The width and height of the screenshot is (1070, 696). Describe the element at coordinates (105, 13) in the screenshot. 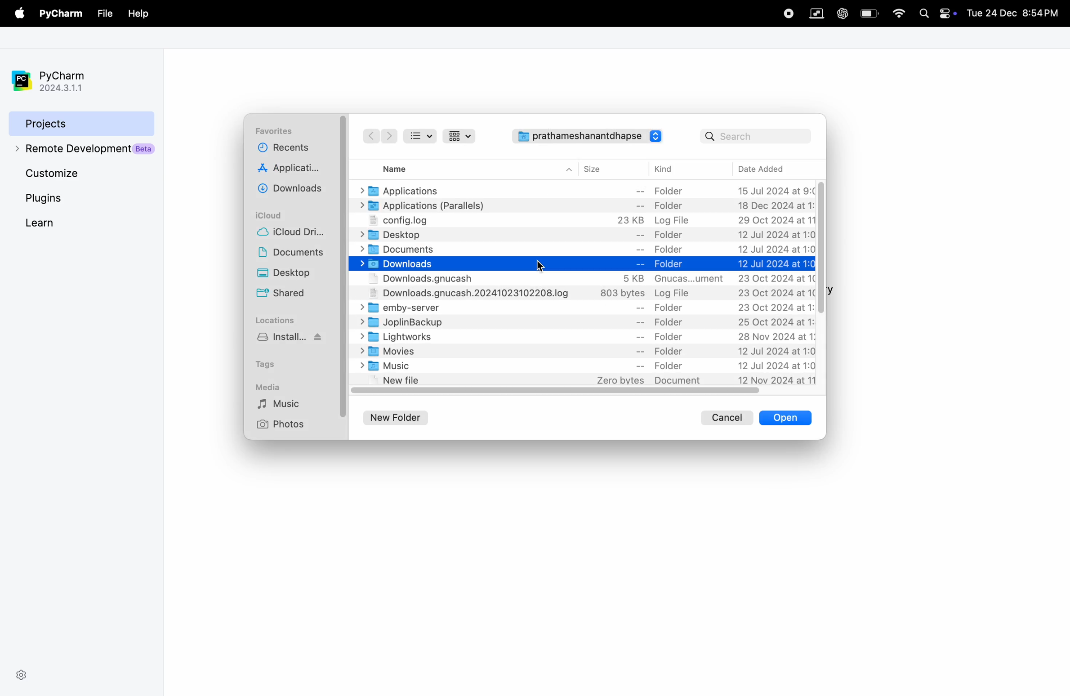

I see `file` at that location.